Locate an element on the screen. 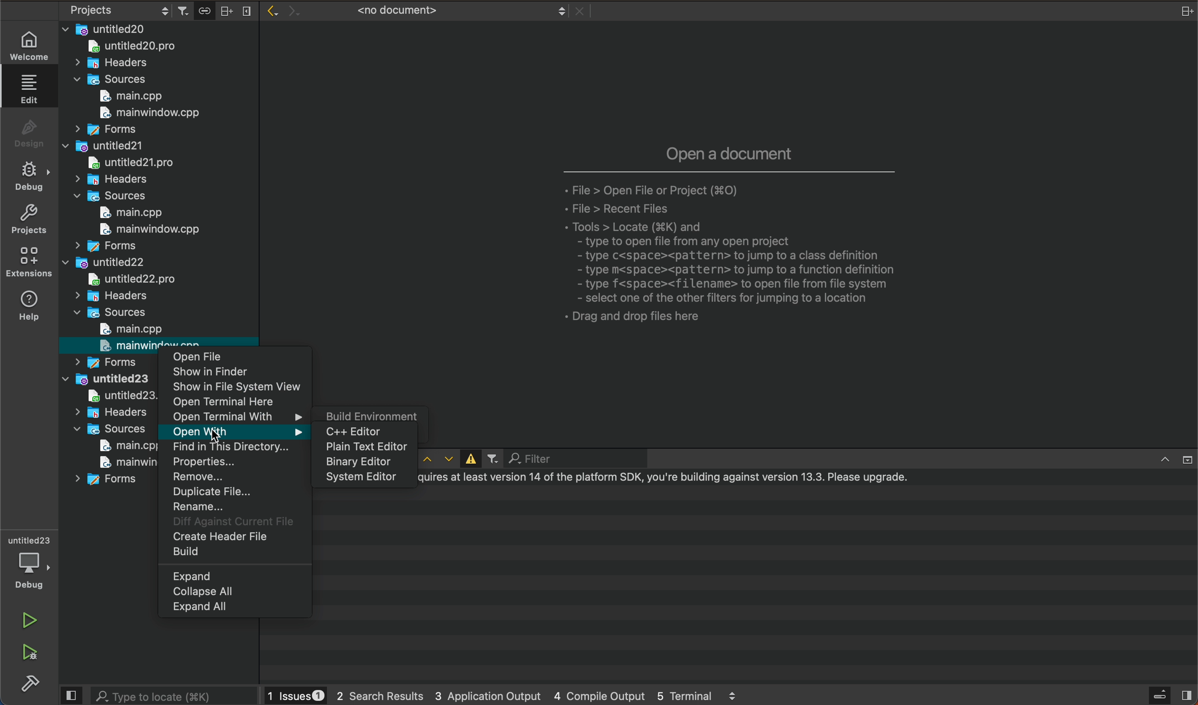 The width and height of the screenshot is (1198, 705). expand all is located at coordinates (235, 609).